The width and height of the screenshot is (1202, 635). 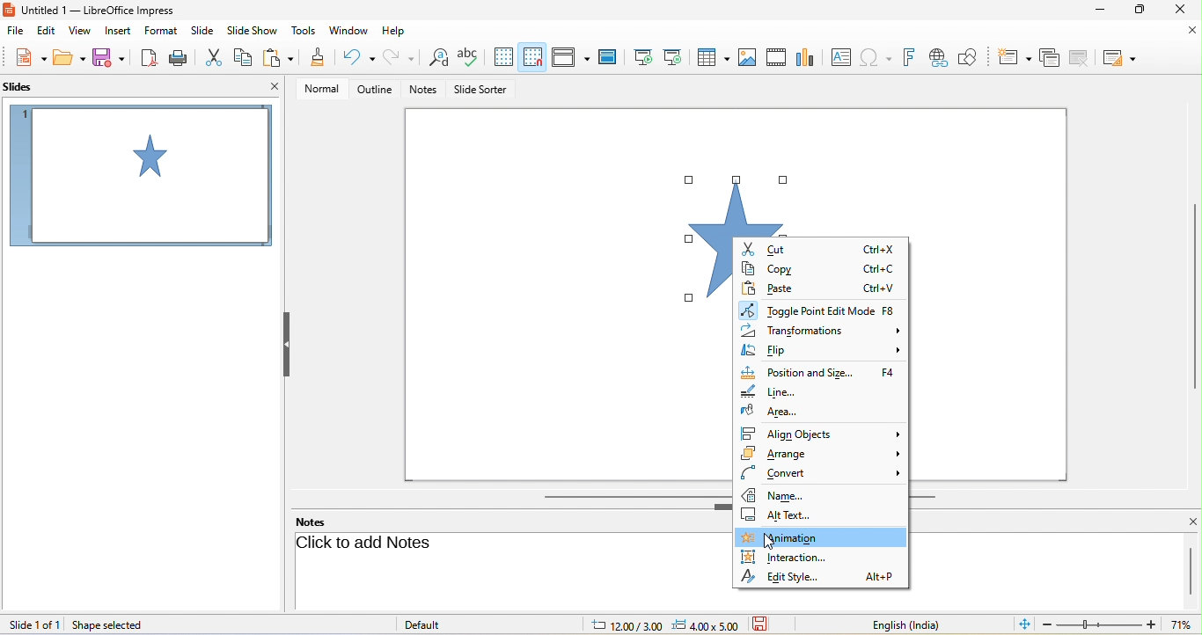 What do you see at coordinates (371, 543) in the screenshot?
I see `click to add note` at bounding box center [371, 543].